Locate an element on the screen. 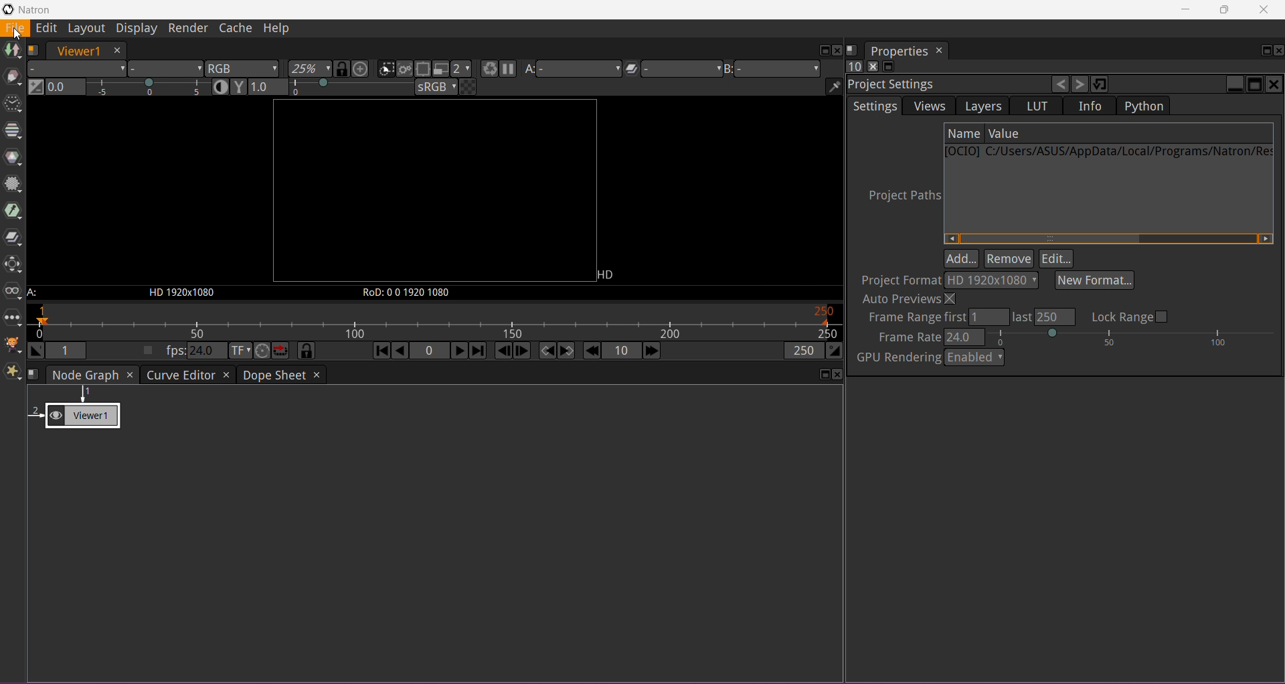 This screenshot has width=1285, height=684.  is located at coordinates (833, 88).